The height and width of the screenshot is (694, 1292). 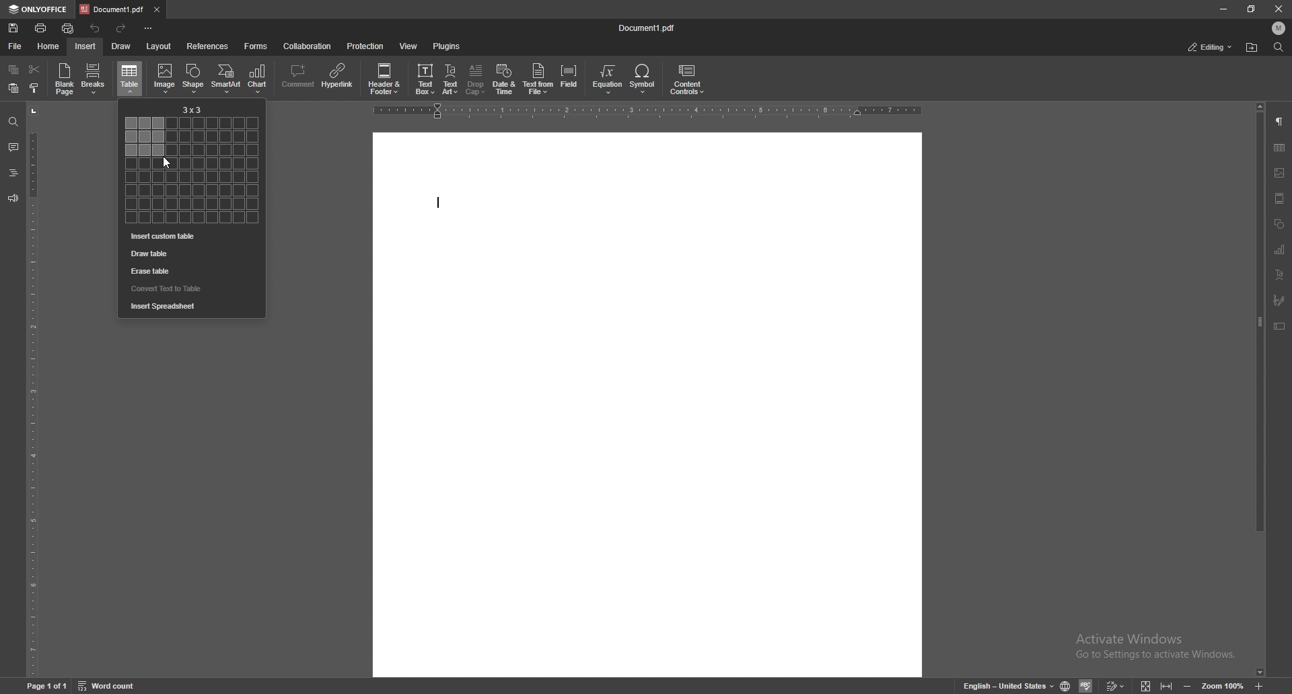 I want to click on paragraph, so click(x=1281, y=120).